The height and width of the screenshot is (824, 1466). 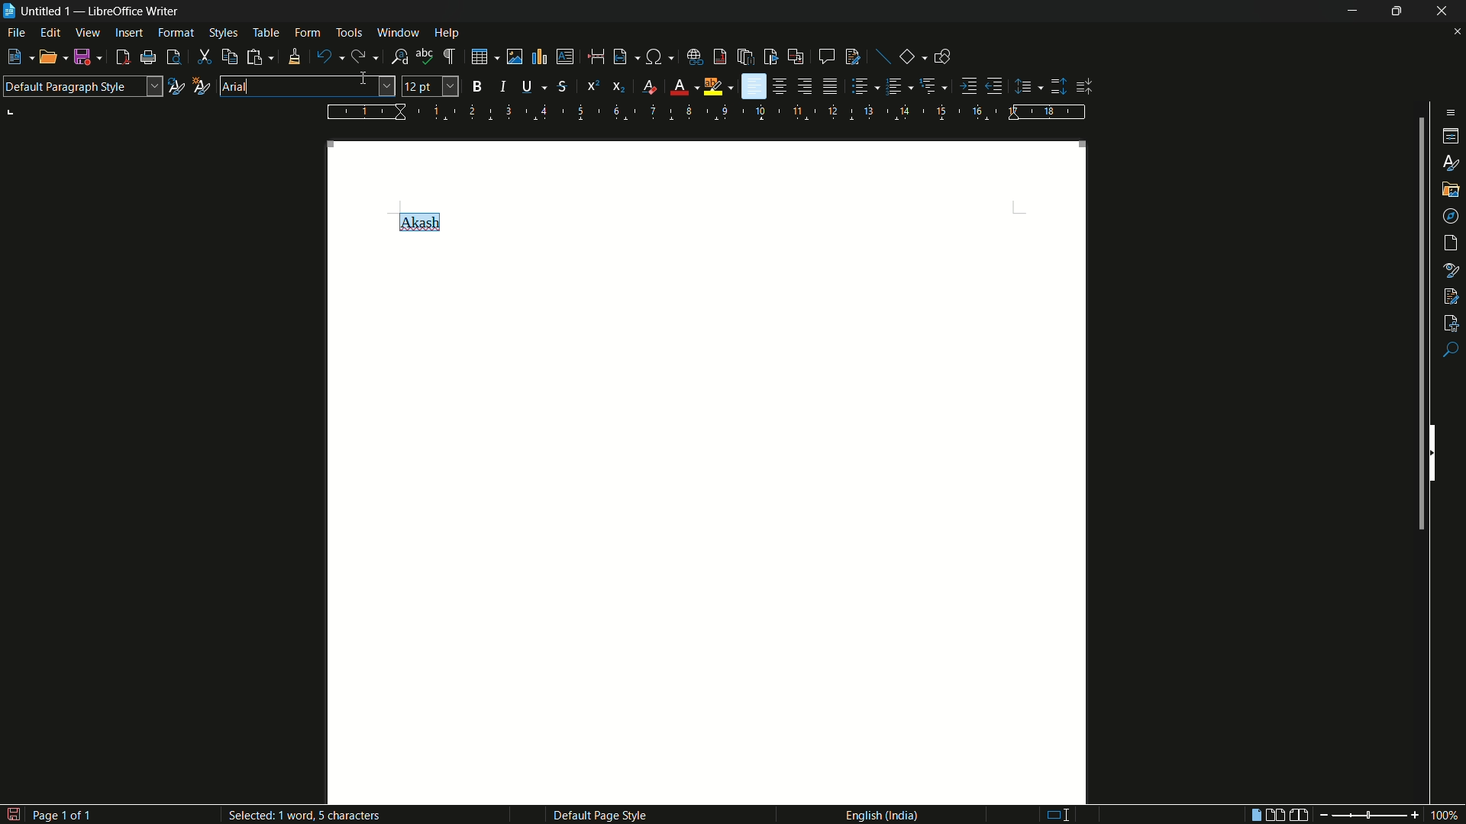 What do you see at coordinates (1443, 11) in the screenshot?
I see `close app` at bounding box center [1443, 11].